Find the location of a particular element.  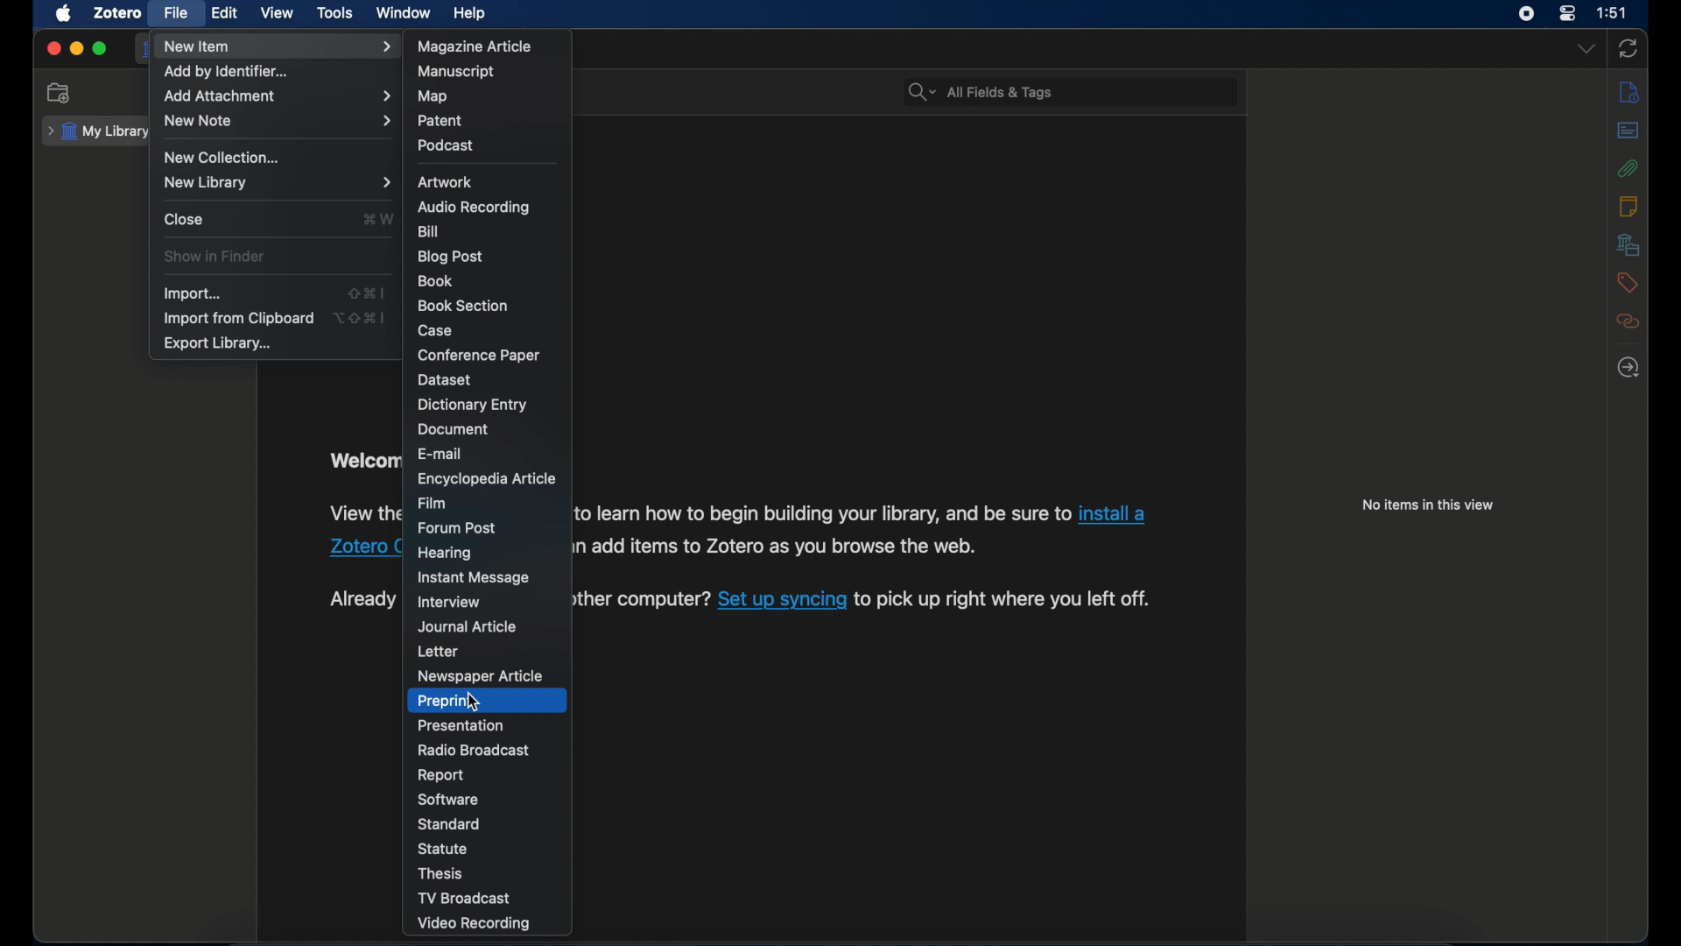

new item is located at coordinates (278, 46).